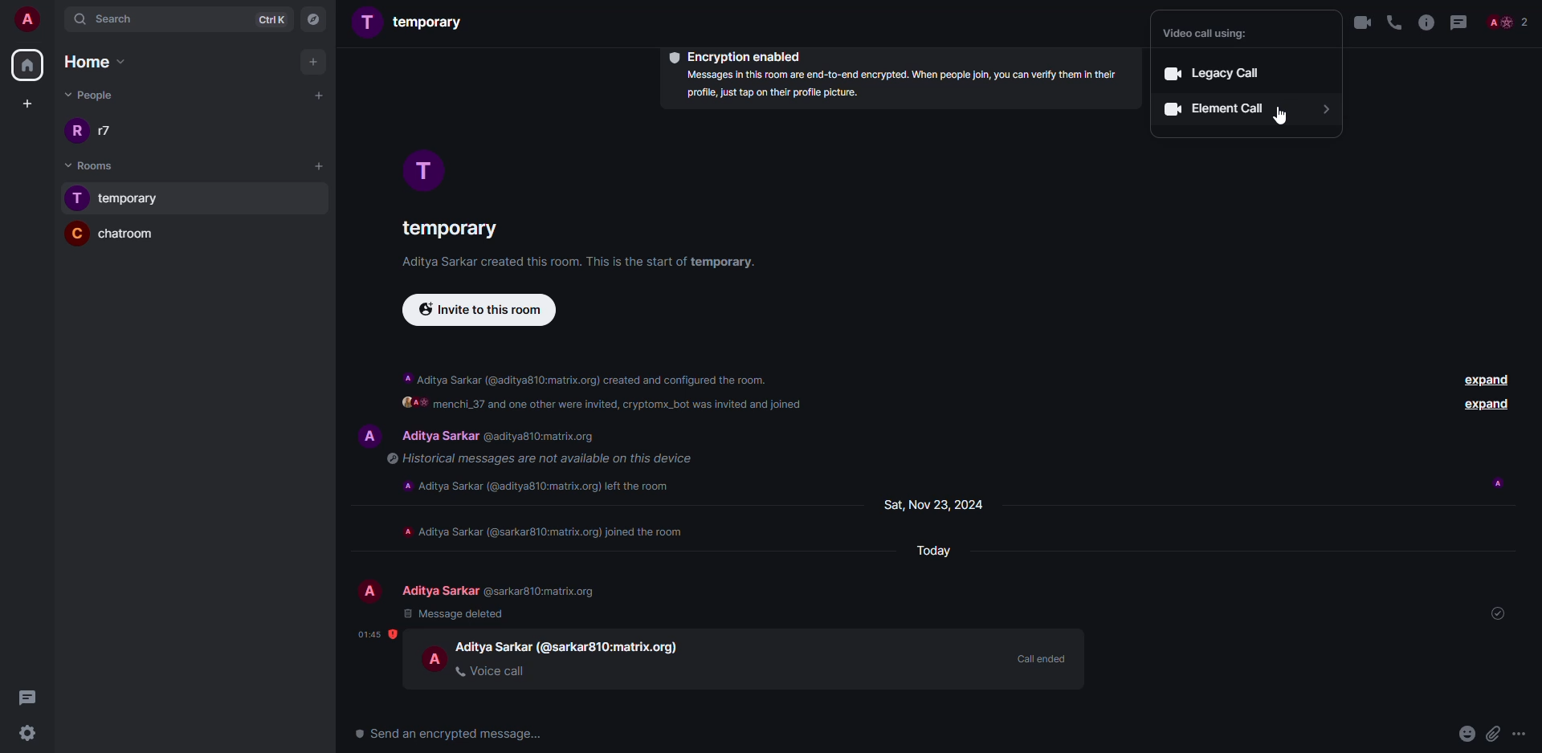  I want to click on profile, so click(369, 21).